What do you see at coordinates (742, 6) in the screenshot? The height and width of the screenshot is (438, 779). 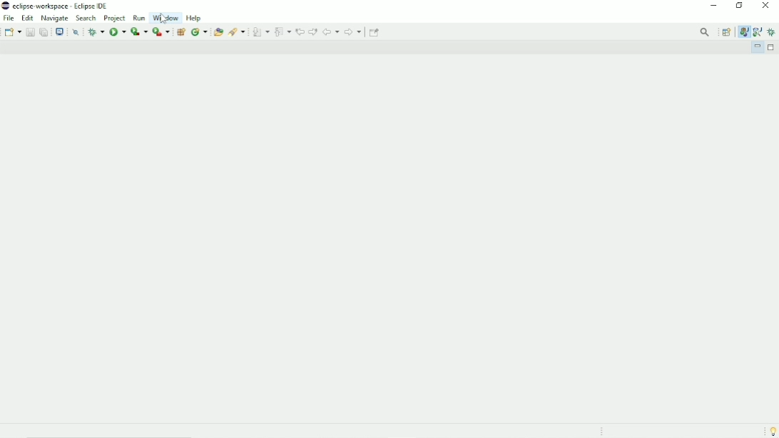 I see `Restore` at bounding box center [742, 6].